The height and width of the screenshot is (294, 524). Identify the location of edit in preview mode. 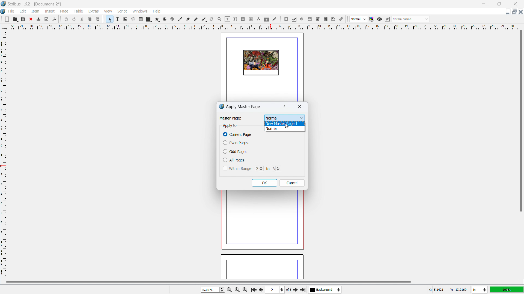
(387, 19).